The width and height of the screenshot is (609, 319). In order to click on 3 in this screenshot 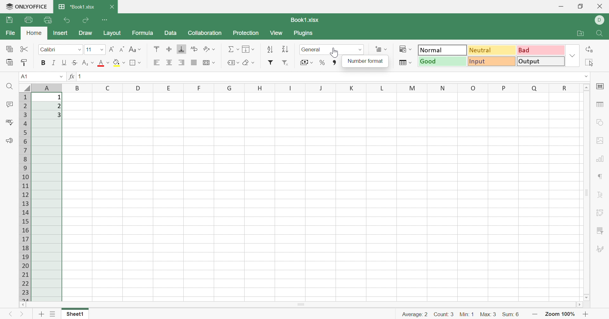, I will do `click(59, 114)`.